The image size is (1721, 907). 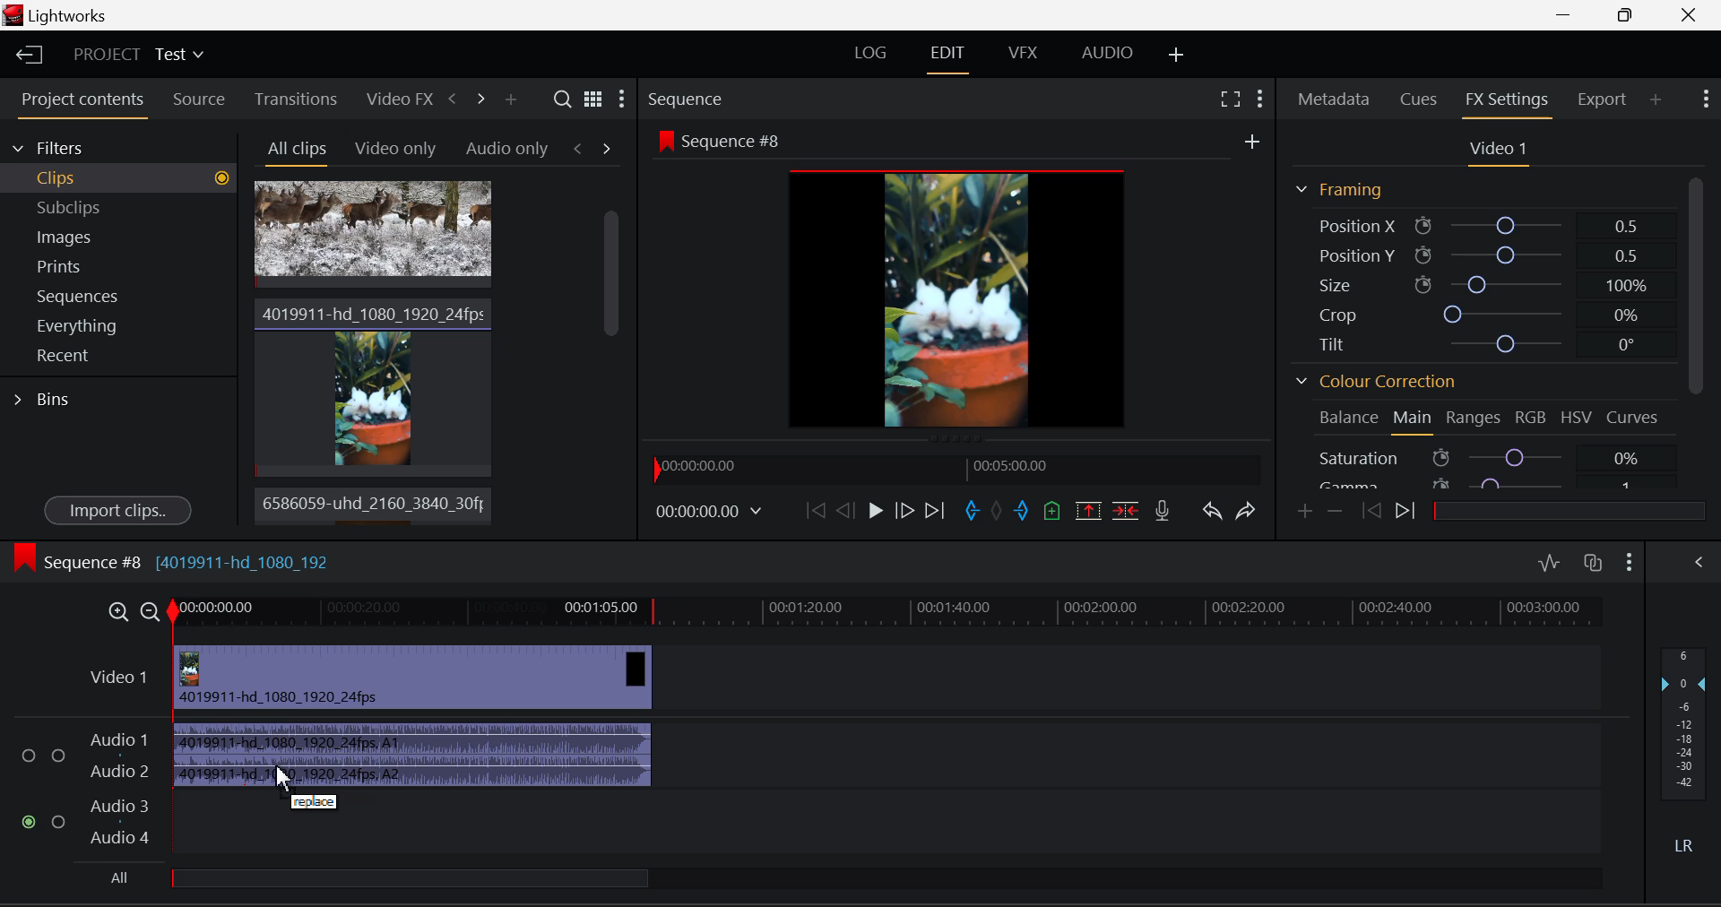 I want to click on Project contents open, so click(x=80, y=105).